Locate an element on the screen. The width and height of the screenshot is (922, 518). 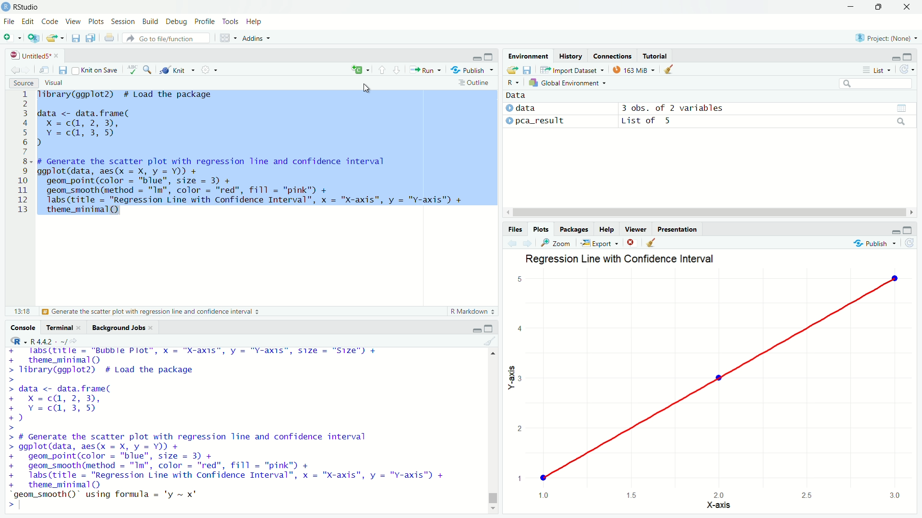
Background Jobs is located at coordinates (117, 328).